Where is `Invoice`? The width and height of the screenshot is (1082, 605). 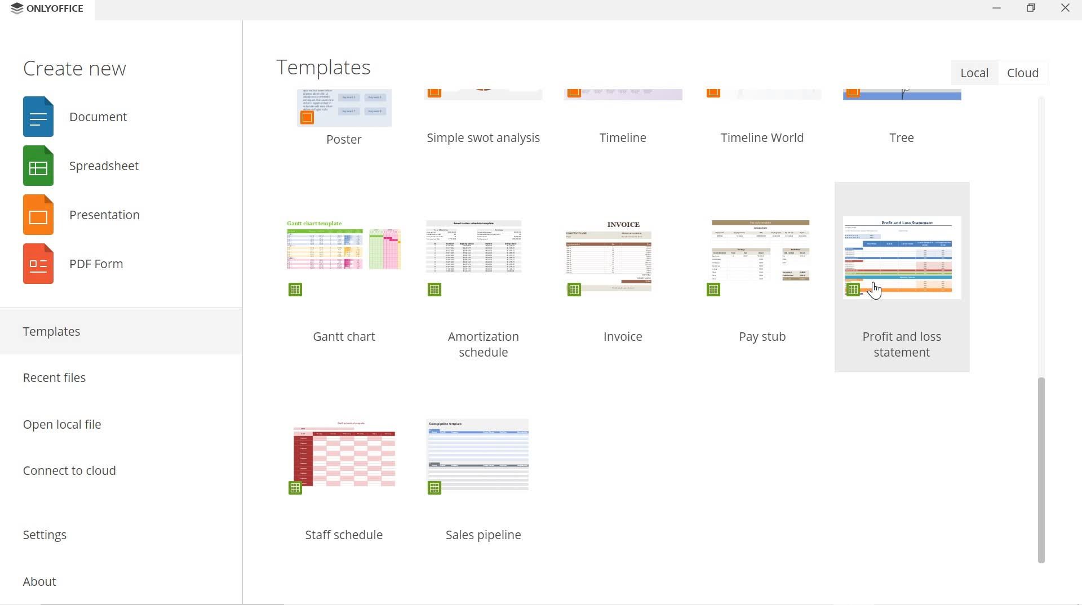 Invoice is located at coordinates (624, 336).